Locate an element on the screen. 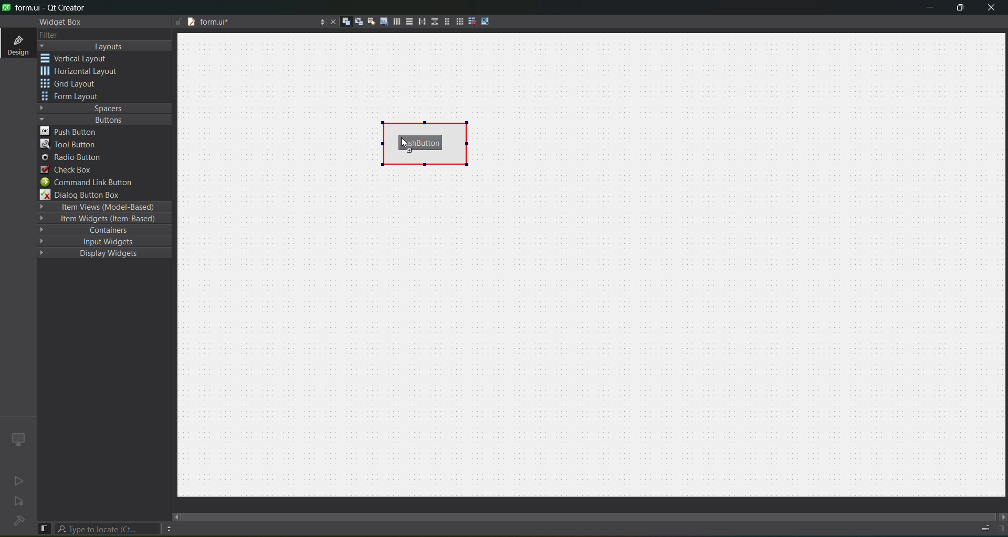  tool button is located at coordinates (69, 145).